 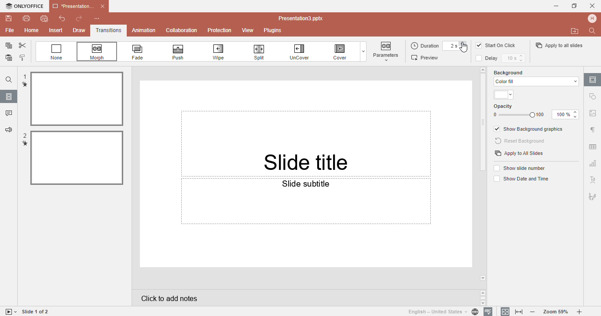 What do you see at coordinates (592, 6) in the screenshot?
I see `Cancel` at bounding box center [592, 6].